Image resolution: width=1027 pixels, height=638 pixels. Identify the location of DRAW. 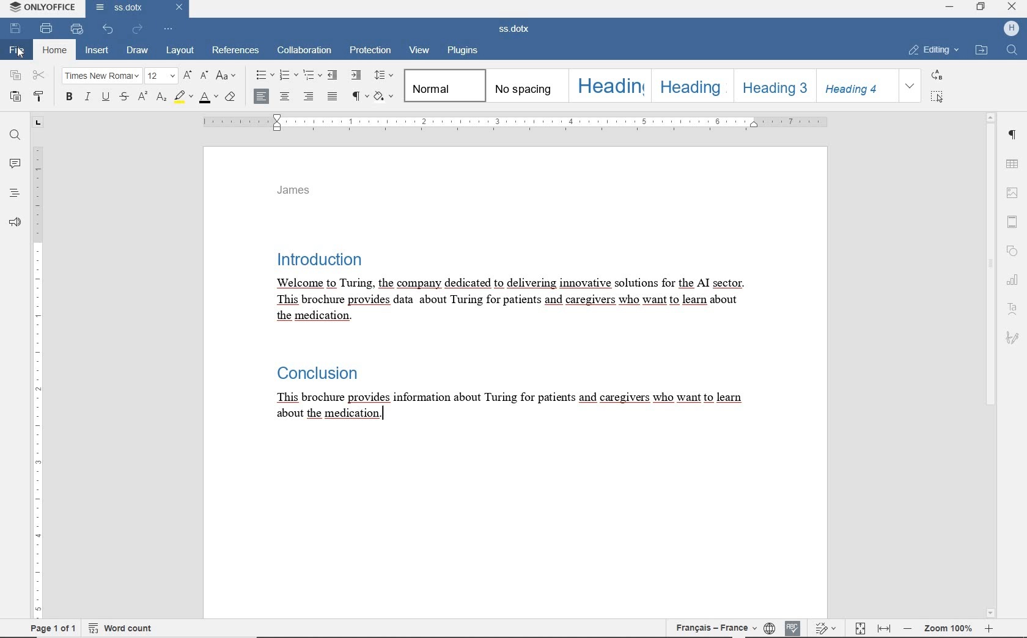
(138, 50).